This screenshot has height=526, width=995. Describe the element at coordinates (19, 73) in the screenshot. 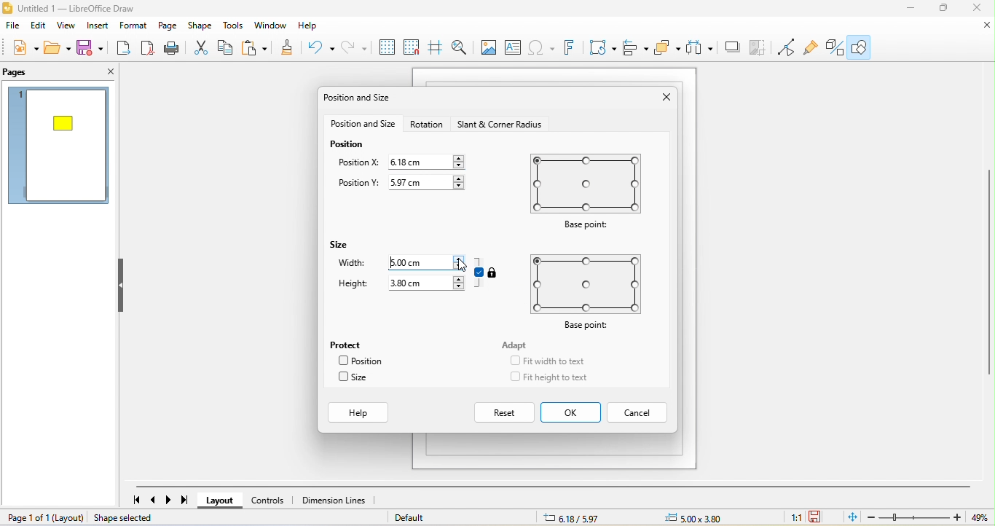

I see `pags` at that location.